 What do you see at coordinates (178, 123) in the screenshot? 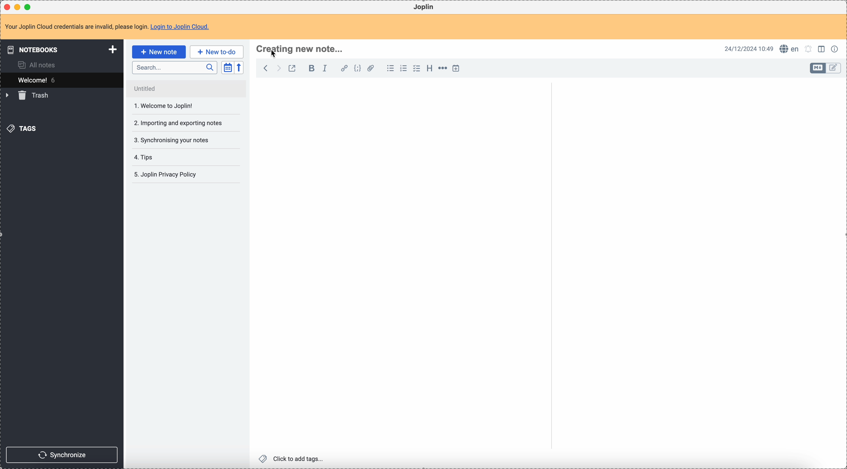
I see `importing and exporting notes` at bounding box center [178, 123].